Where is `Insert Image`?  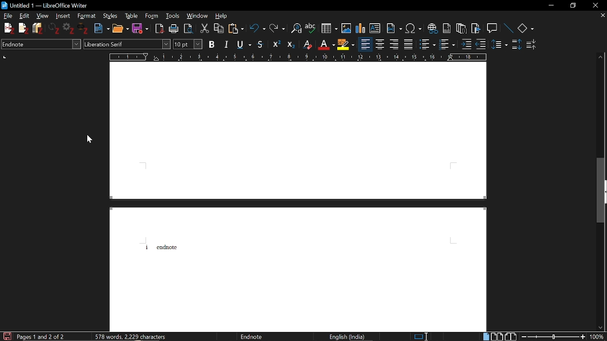
Insert Image is located at coordinates (346, 28).